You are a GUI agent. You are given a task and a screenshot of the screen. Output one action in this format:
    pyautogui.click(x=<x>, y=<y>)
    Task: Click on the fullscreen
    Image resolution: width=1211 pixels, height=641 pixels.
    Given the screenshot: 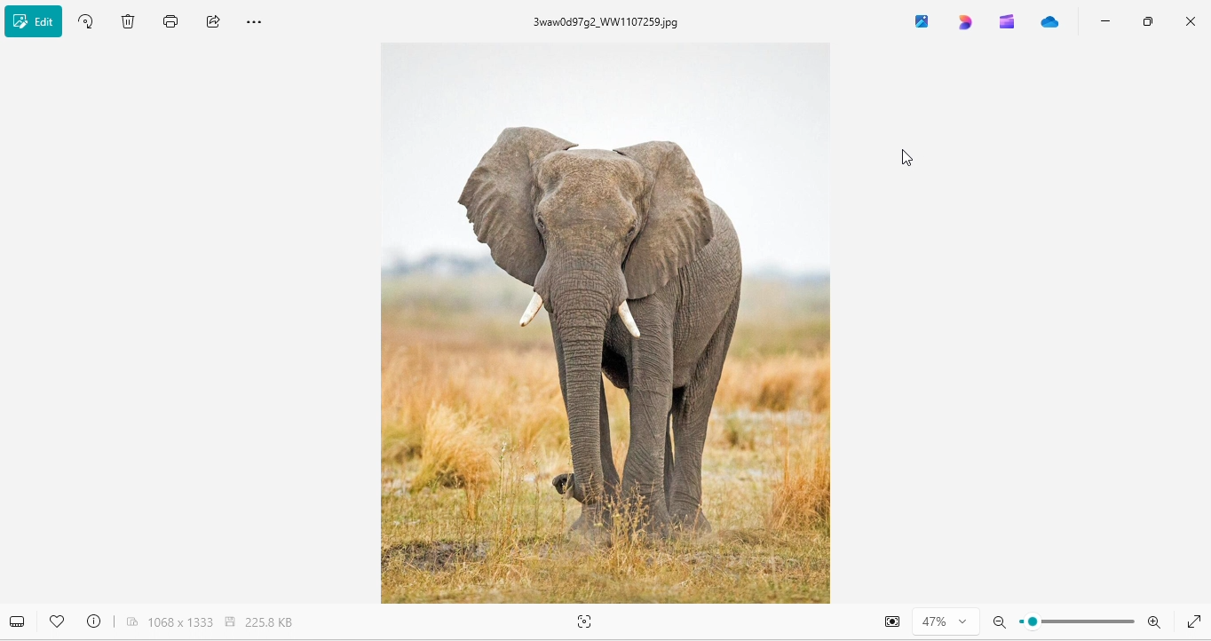 What is the action you would take?
    pyautogui.click(x=1194, y=623)
    